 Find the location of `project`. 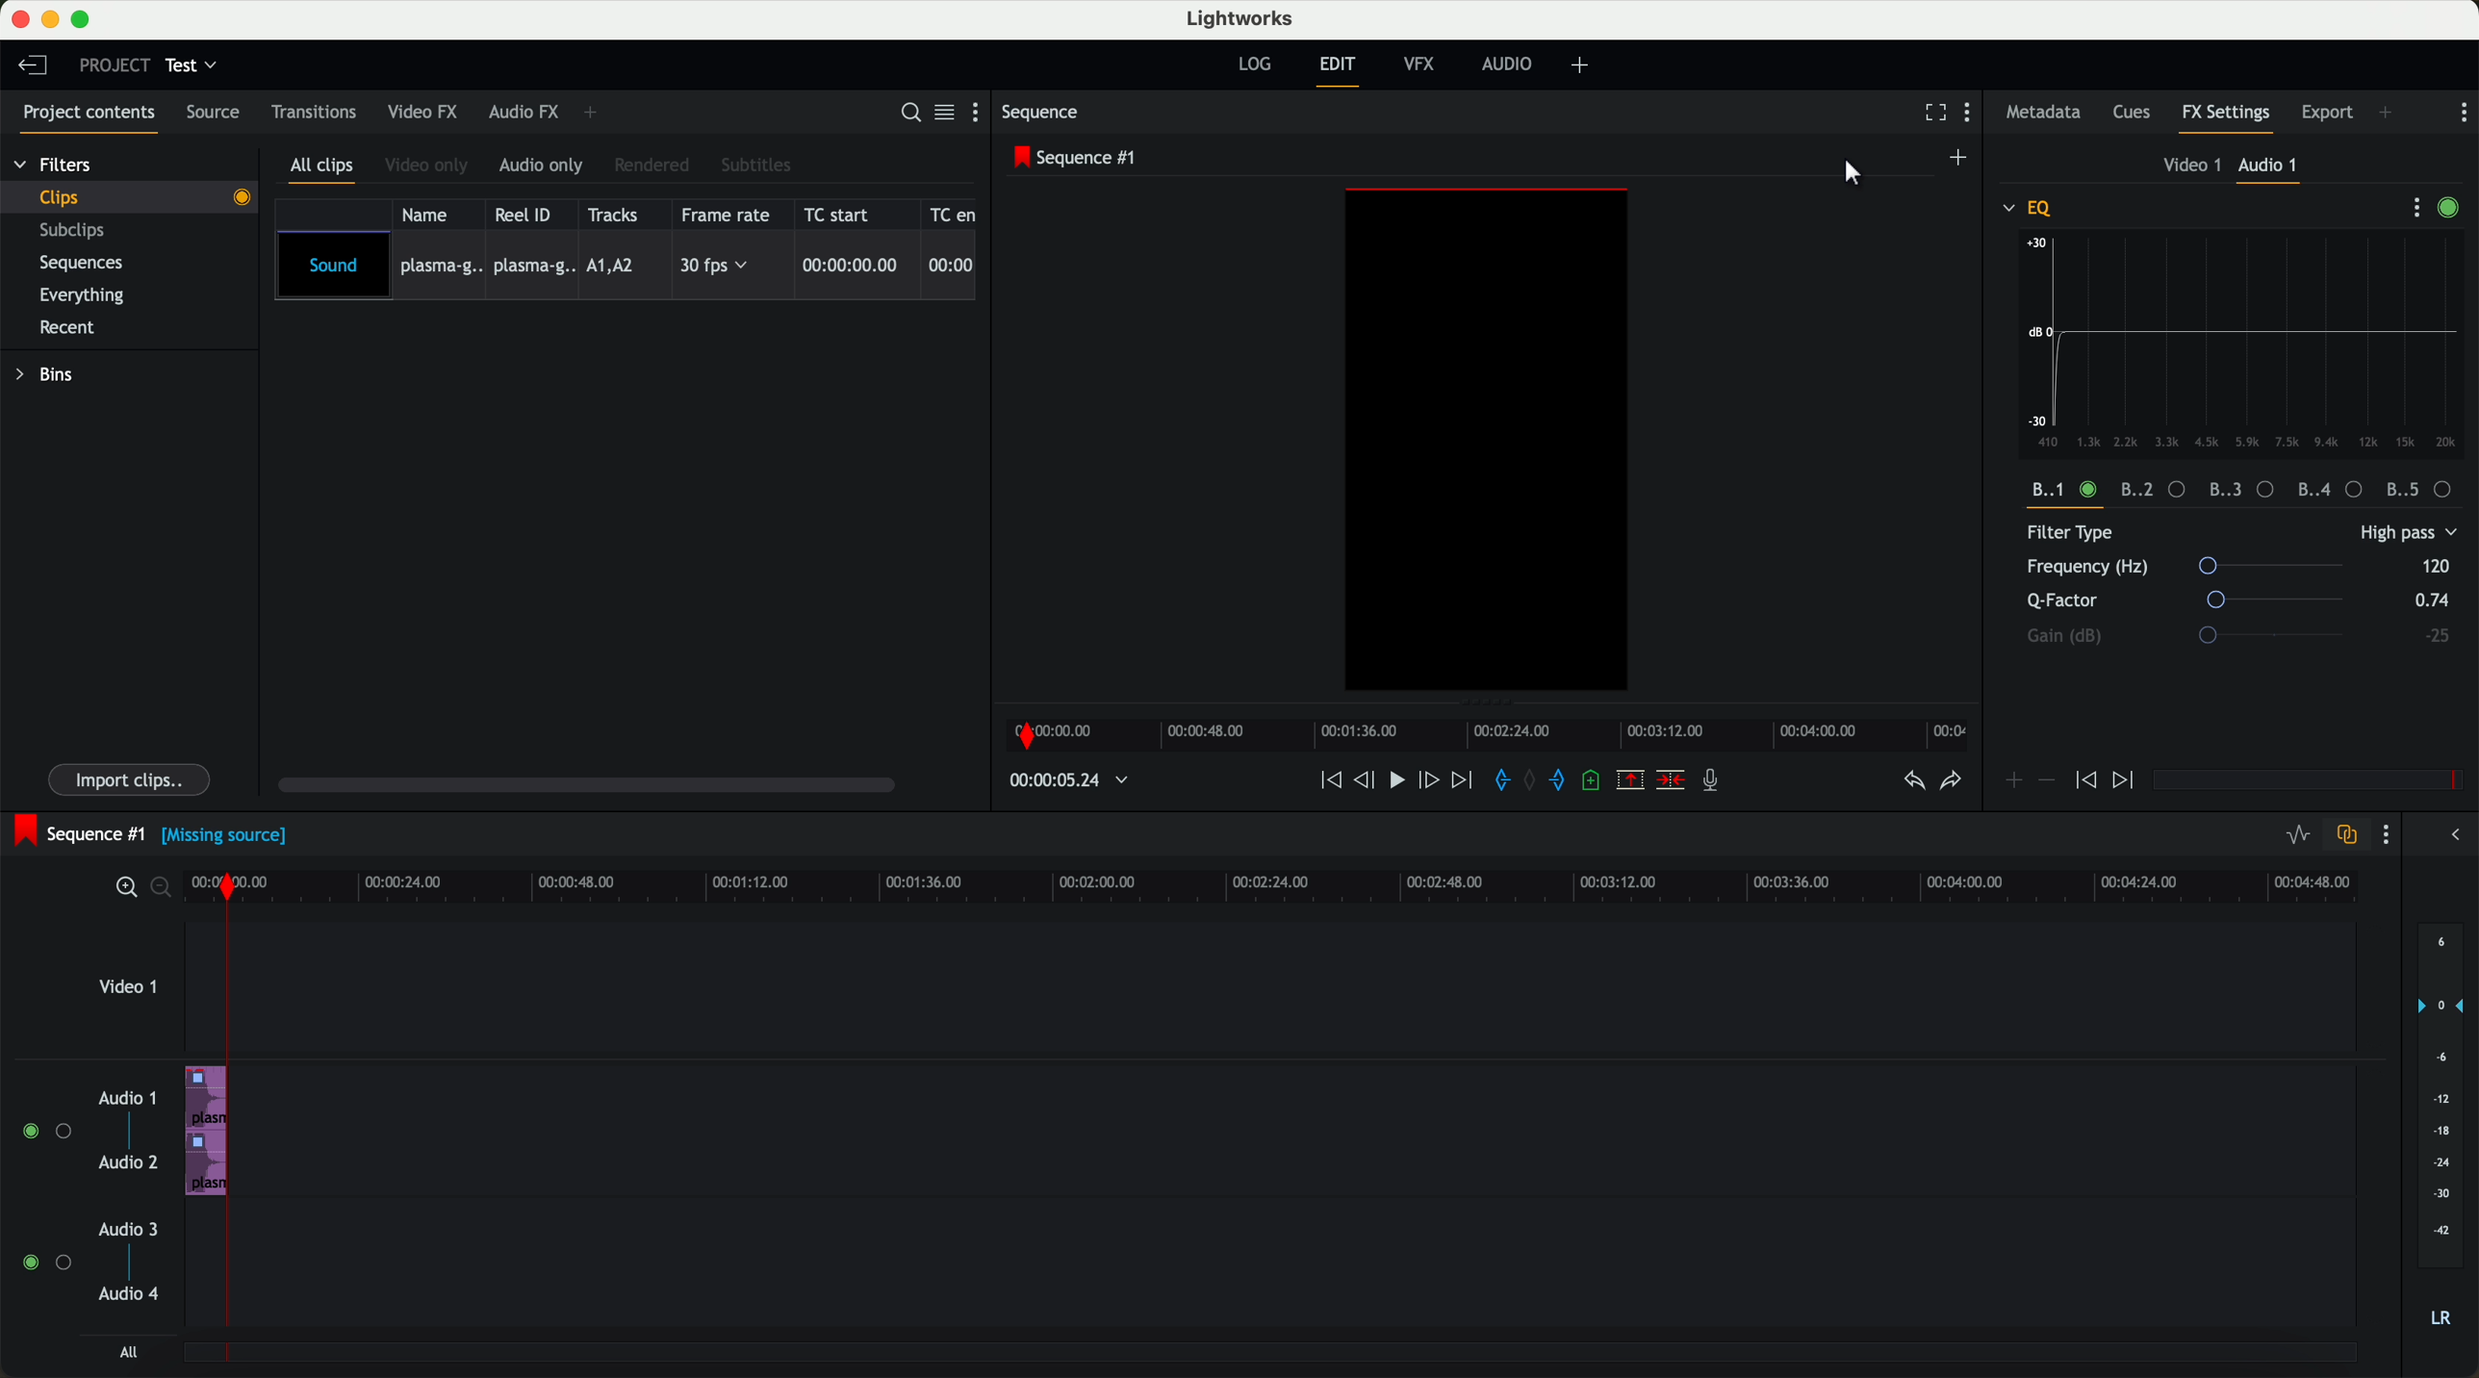

project is located at coordinates (111, 64).